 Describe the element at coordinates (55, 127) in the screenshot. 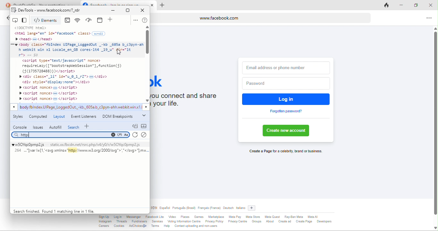

I see `autofill` at that location.